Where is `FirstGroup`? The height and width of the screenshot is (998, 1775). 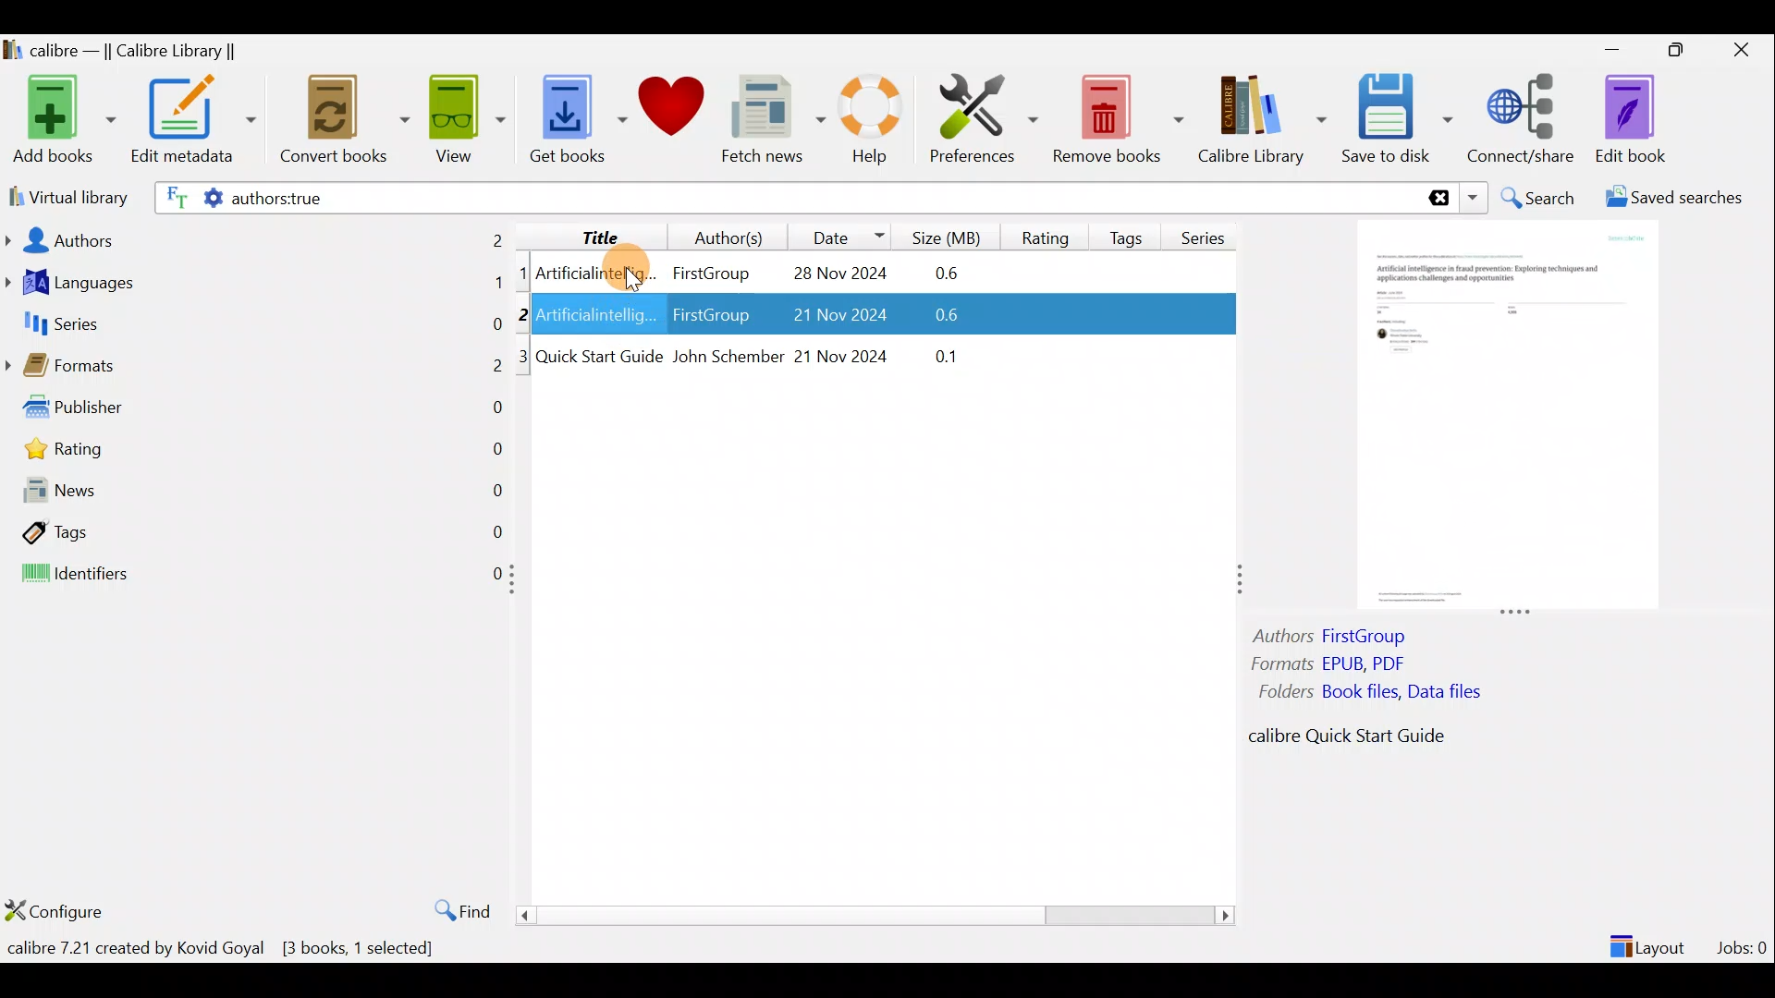
FirstGroup is located at coordinates (710, 270).